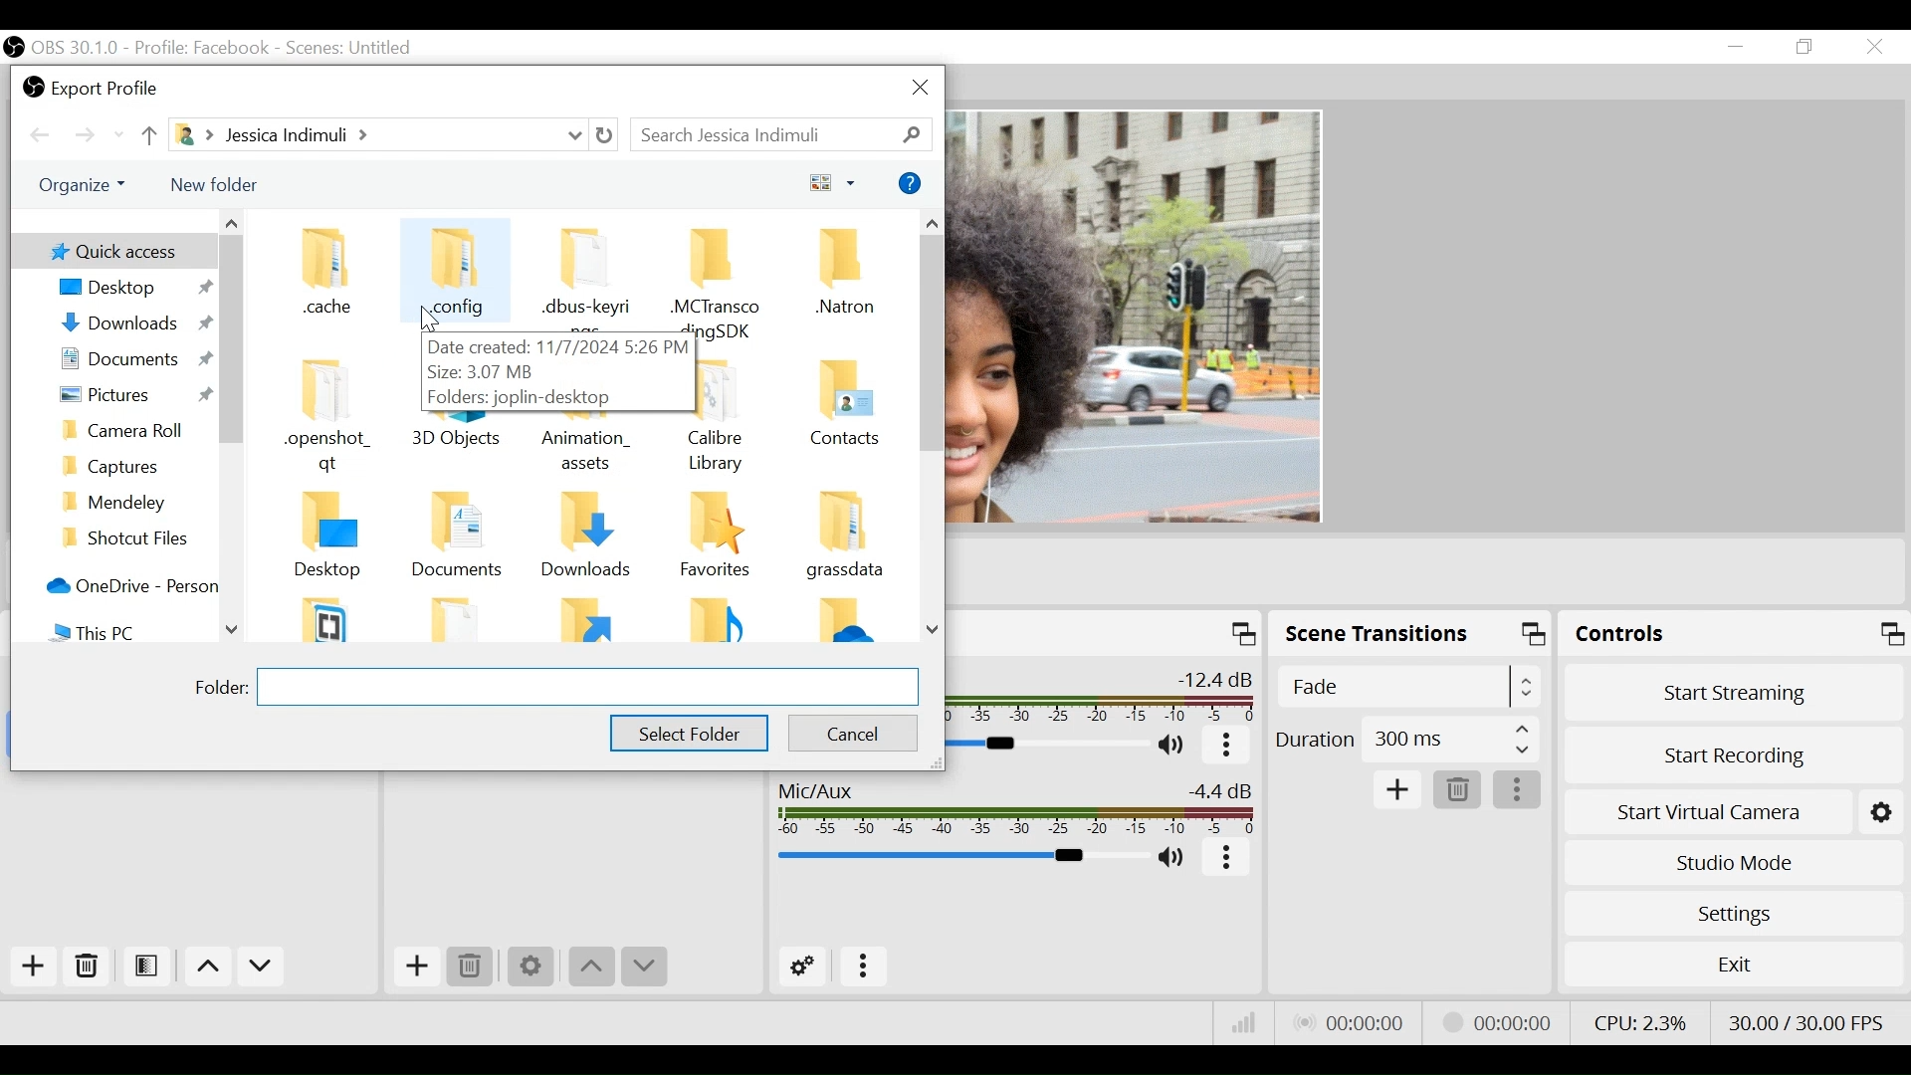 The height and width of the screenshot is (1075, 1911). Describe the element at coordinates (129, 361) in the screenshot. I see `Documents` at that location.